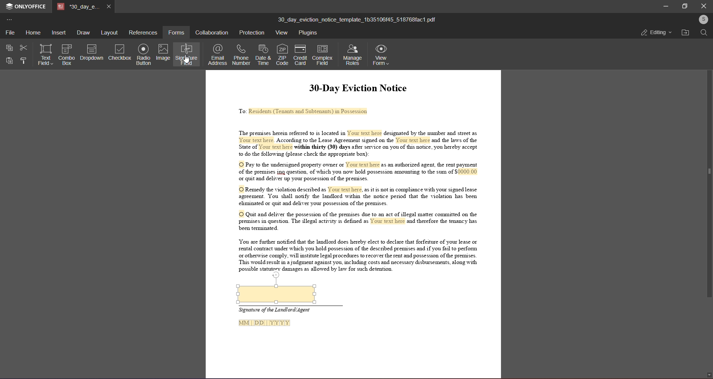 The width and height of the screenshot is (713, 379). Describe the element at coordinates (685, 33) in the screenshot. I see `open file location` at that location.